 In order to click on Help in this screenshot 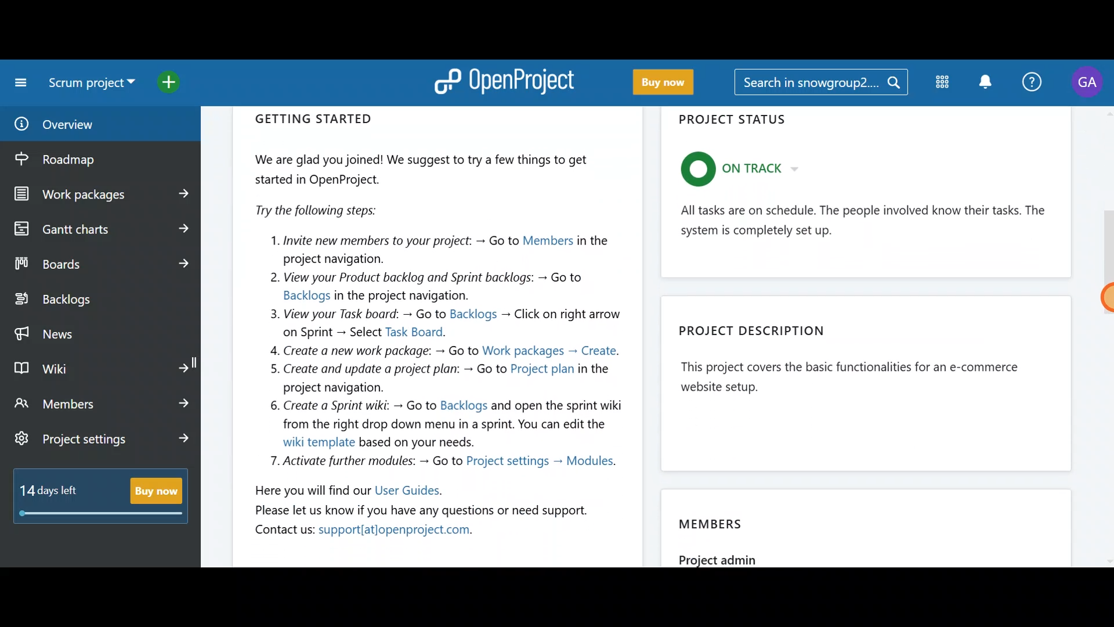, I will do `click(1034, 80)`.